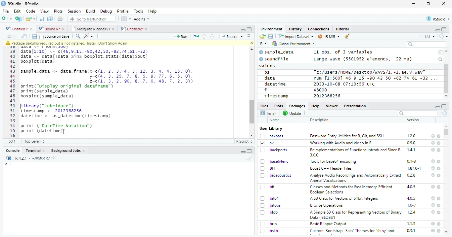  I want to click on close, so click(439, 224).